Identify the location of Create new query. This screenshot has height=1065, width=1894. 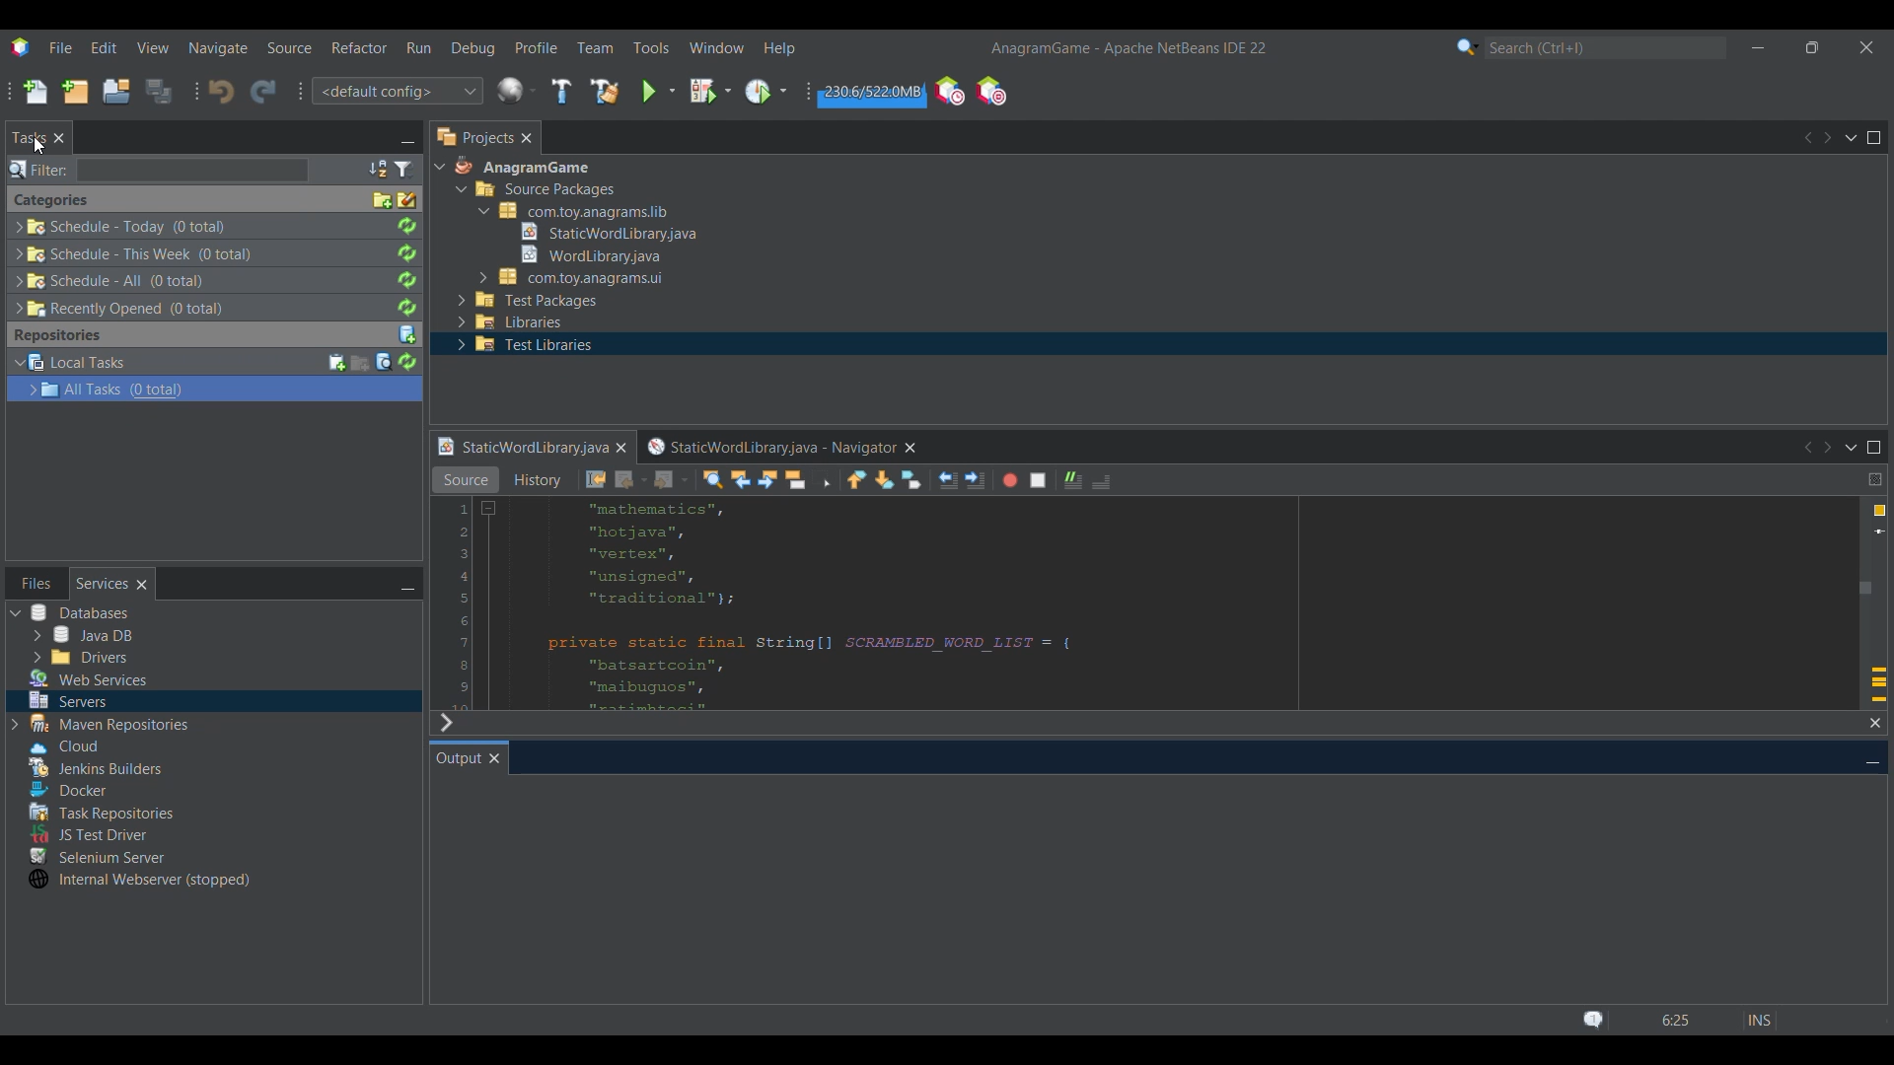
(360, 363).